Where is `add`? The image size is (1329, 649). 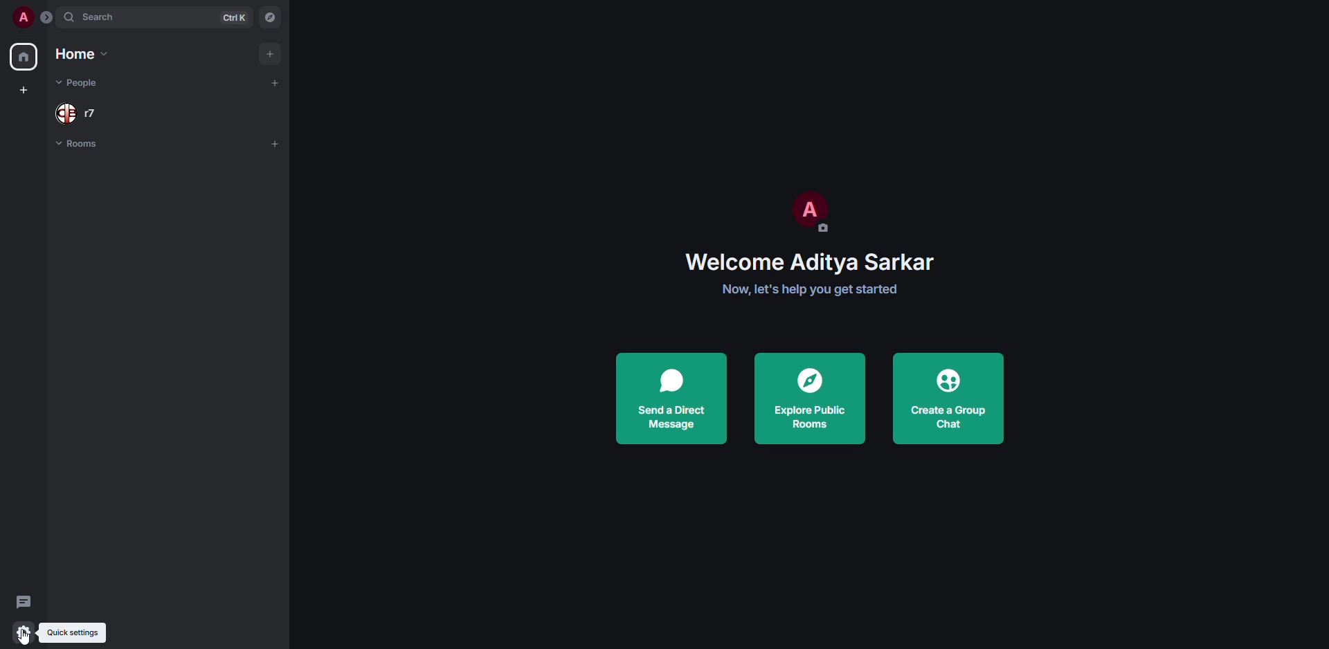 add is located at coordinates (277, 81).